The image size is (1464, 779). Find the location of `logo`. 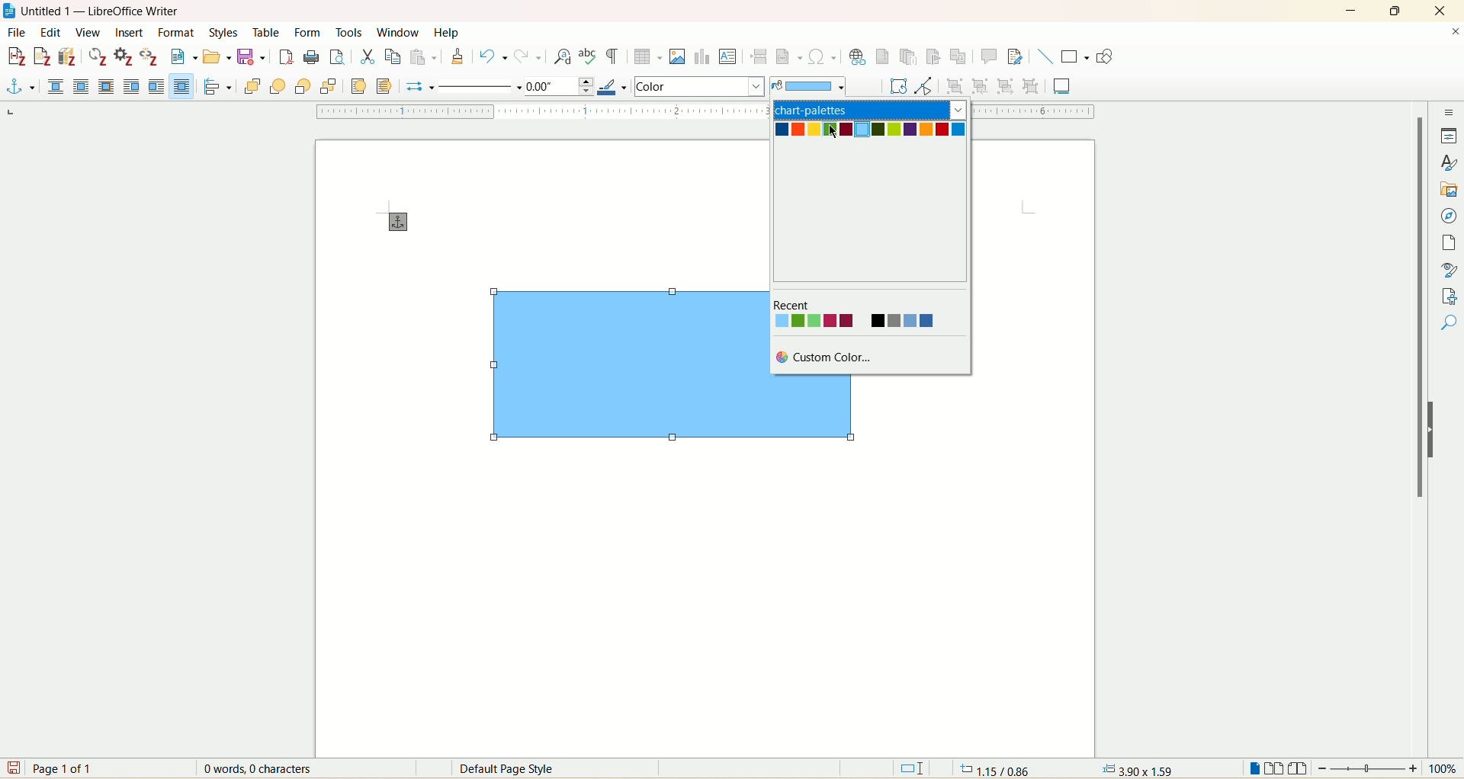

logo is located at coordinates (9, 11).